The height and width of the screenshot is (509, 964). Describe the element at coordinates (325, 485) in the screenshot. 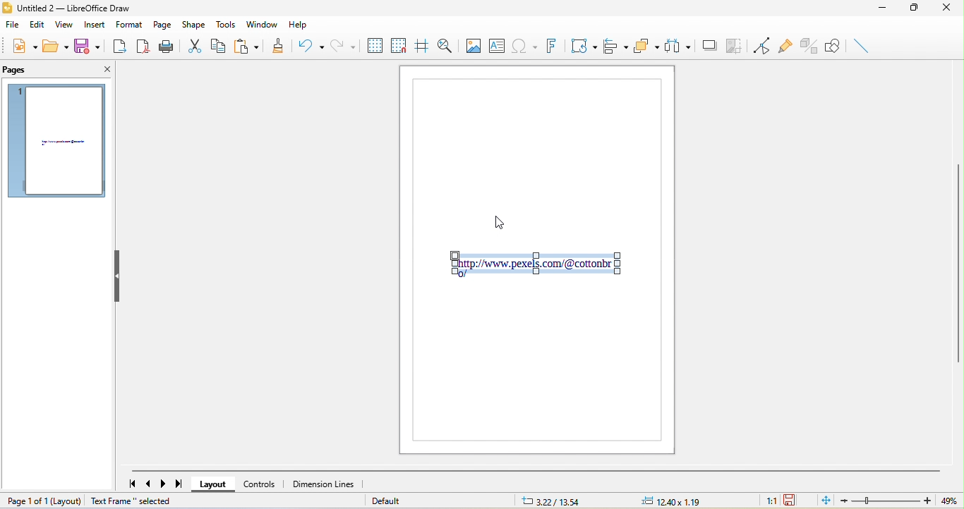

I see `dimension line` at that location.